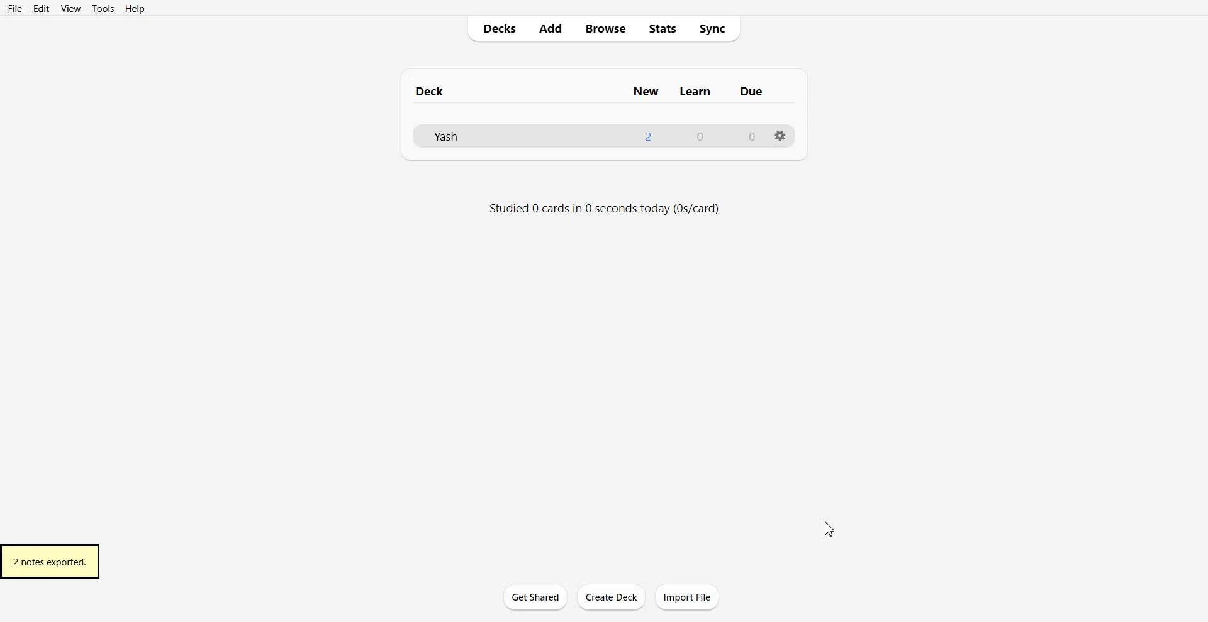 This screenshot has width=1208, height=622. What do you see at coordinates (535, 597) in the screenshot?
I see `Get Shared` at bounding box center [535, 597].